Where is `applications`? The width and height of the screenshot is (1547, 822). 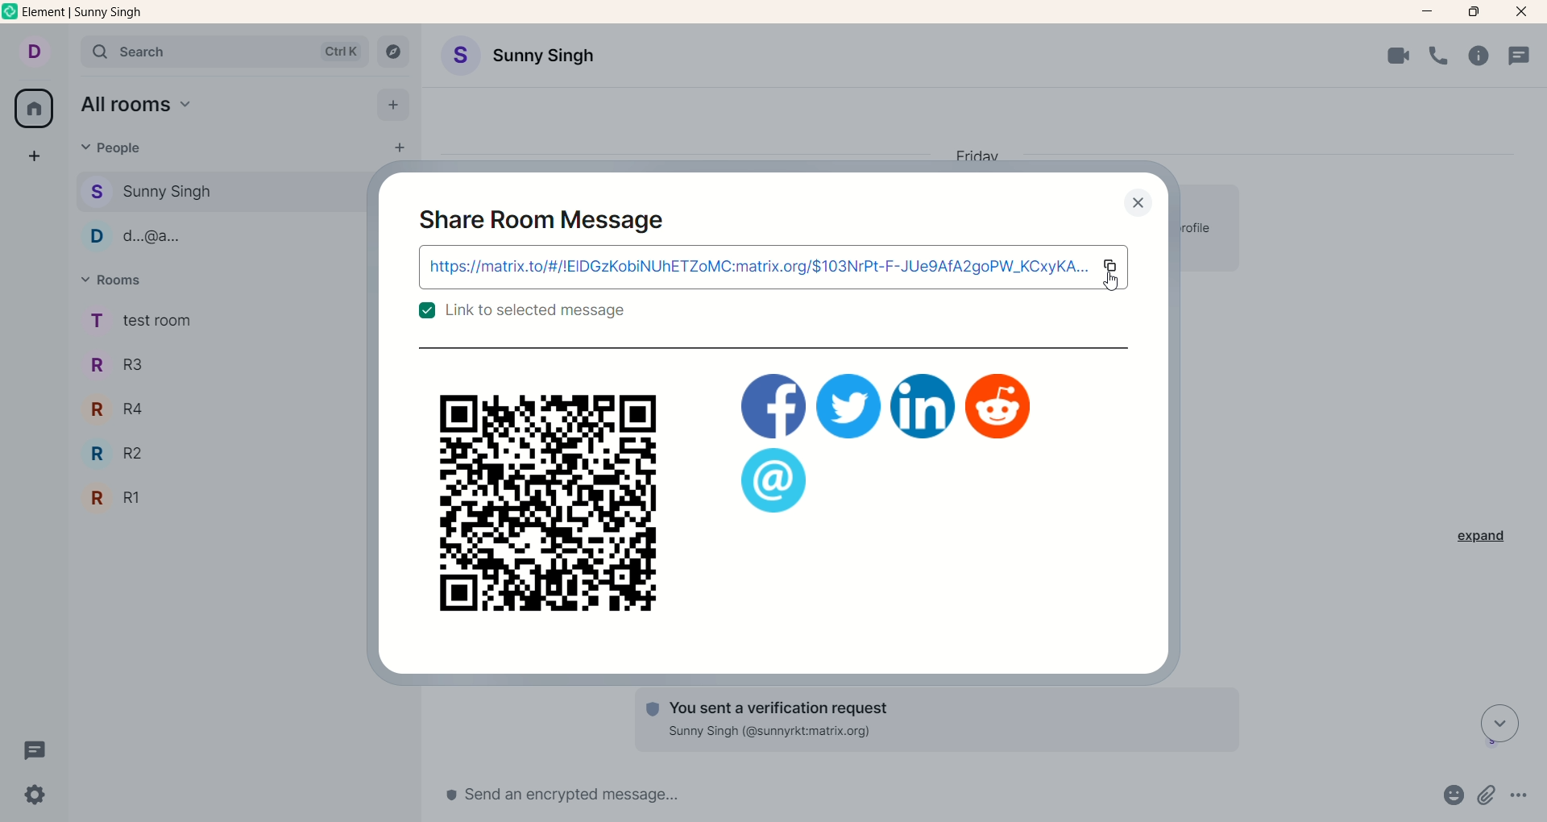 applications is located at coordinates (773, 406).